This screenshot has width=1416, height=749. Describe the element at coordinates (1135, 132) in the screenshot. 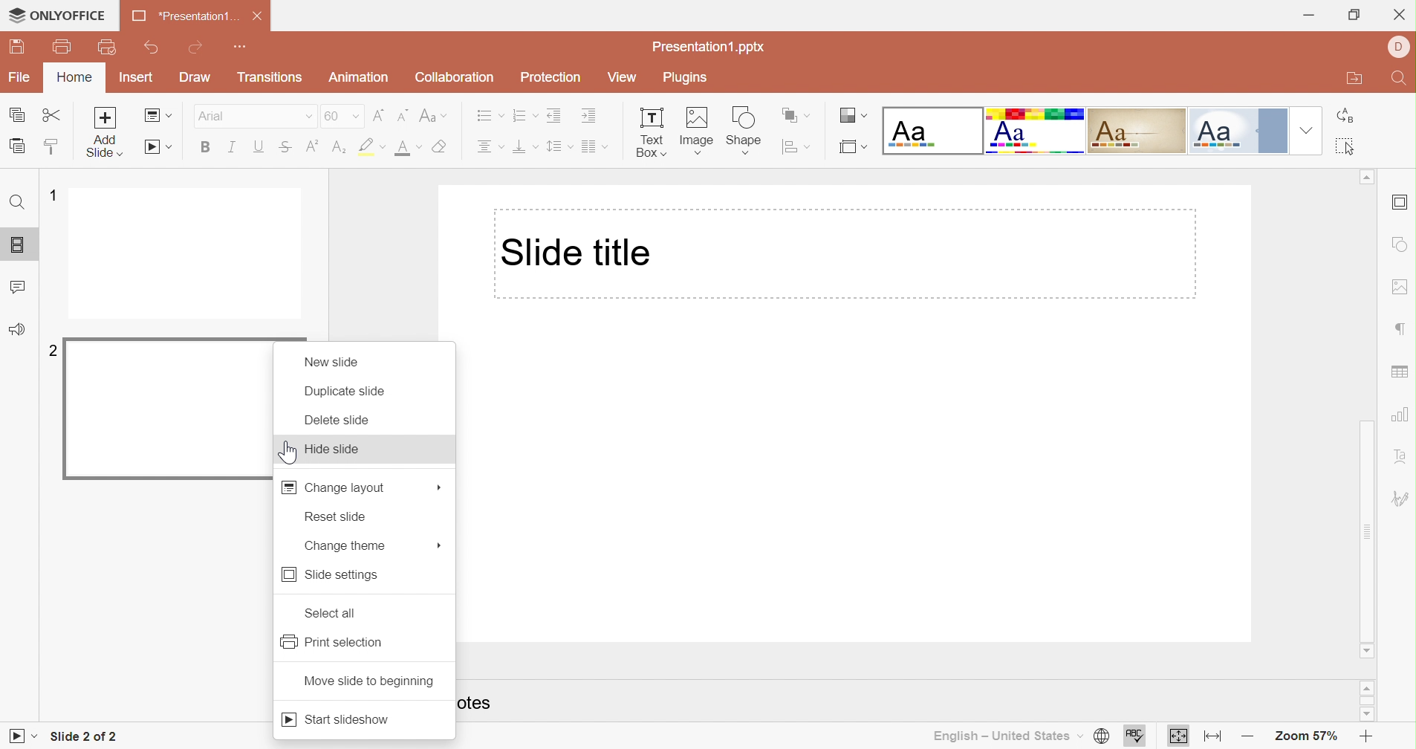

I see `Classic` at that location.